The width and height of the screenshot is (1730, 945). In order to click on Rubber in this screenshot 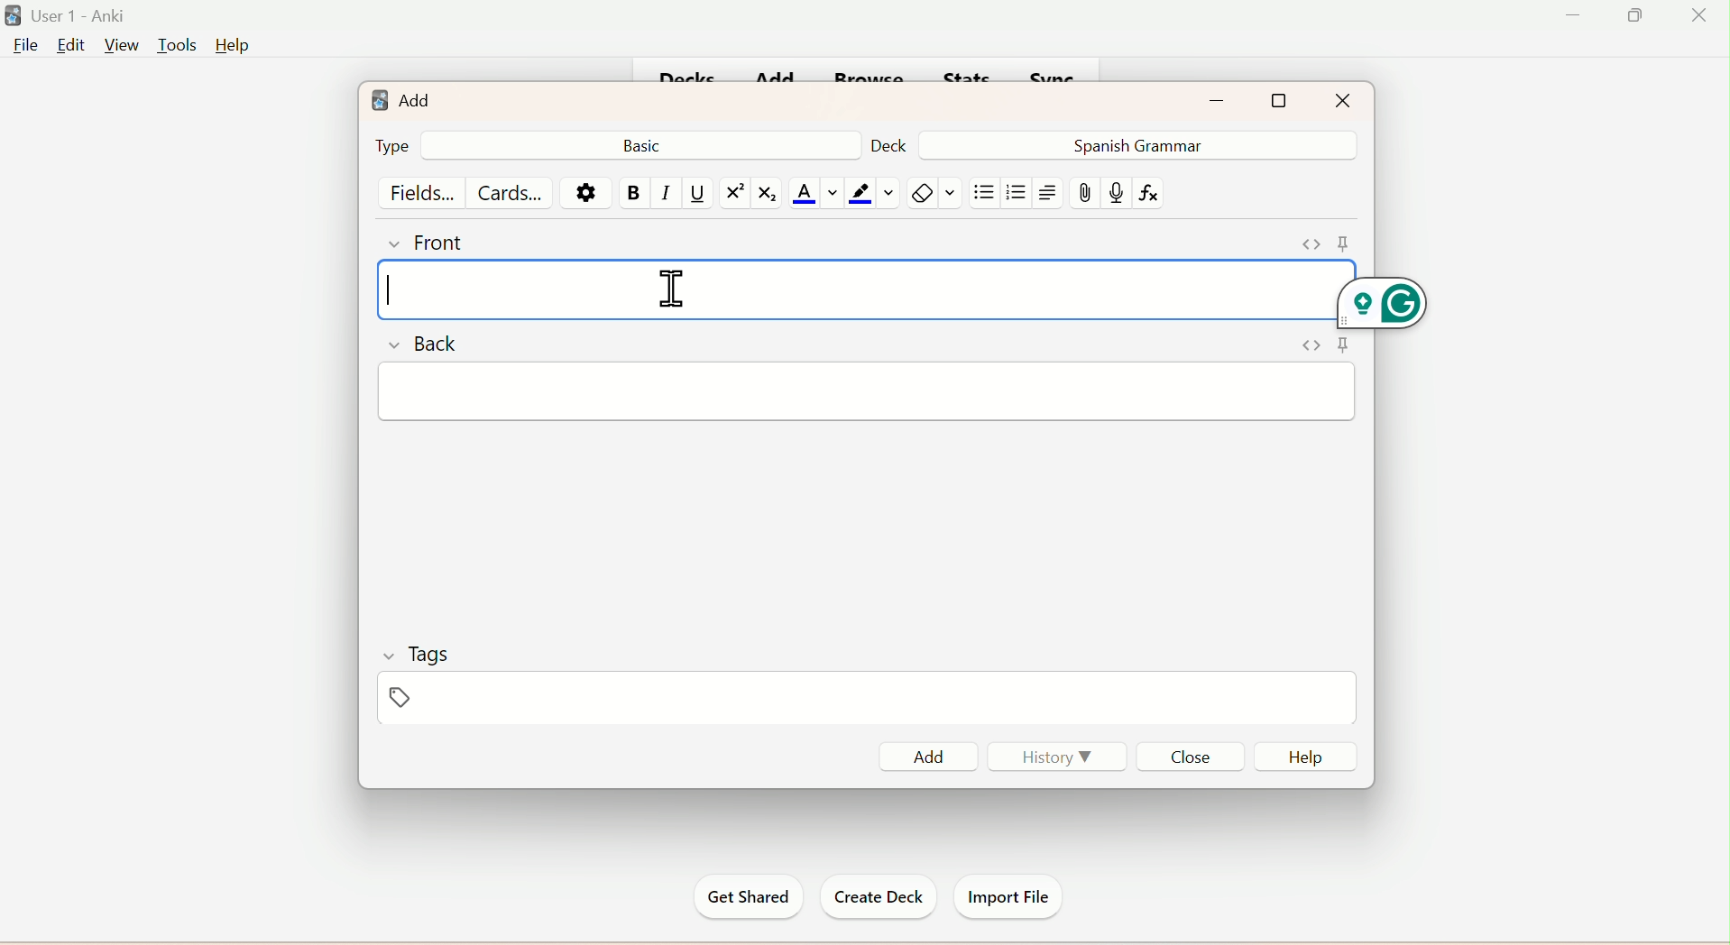, I will do `click(937, 195)`.